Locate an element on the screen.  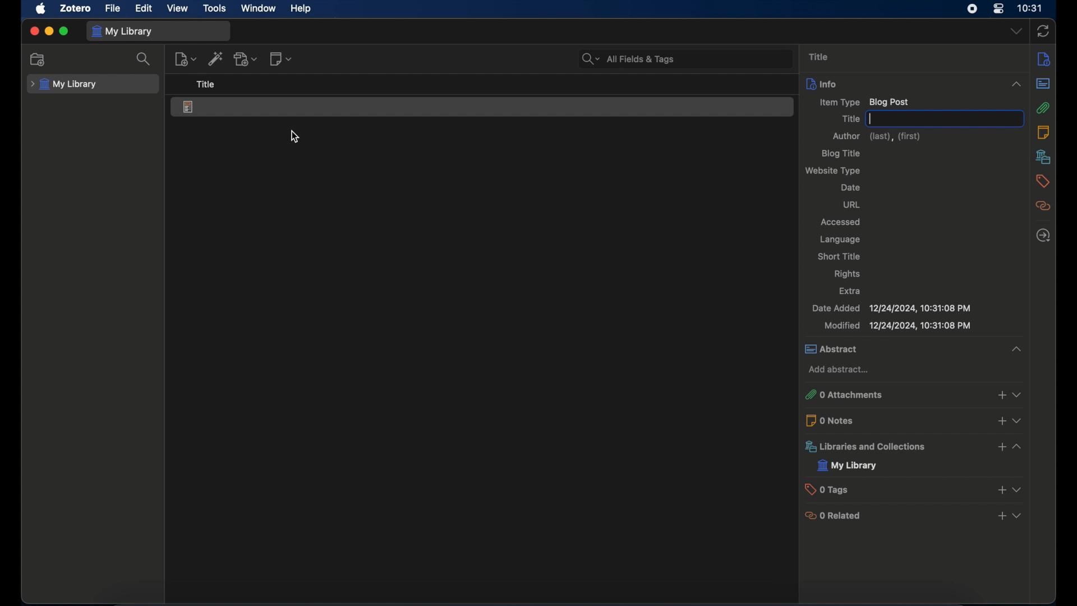
new notes is located at coordinates (280, 58).